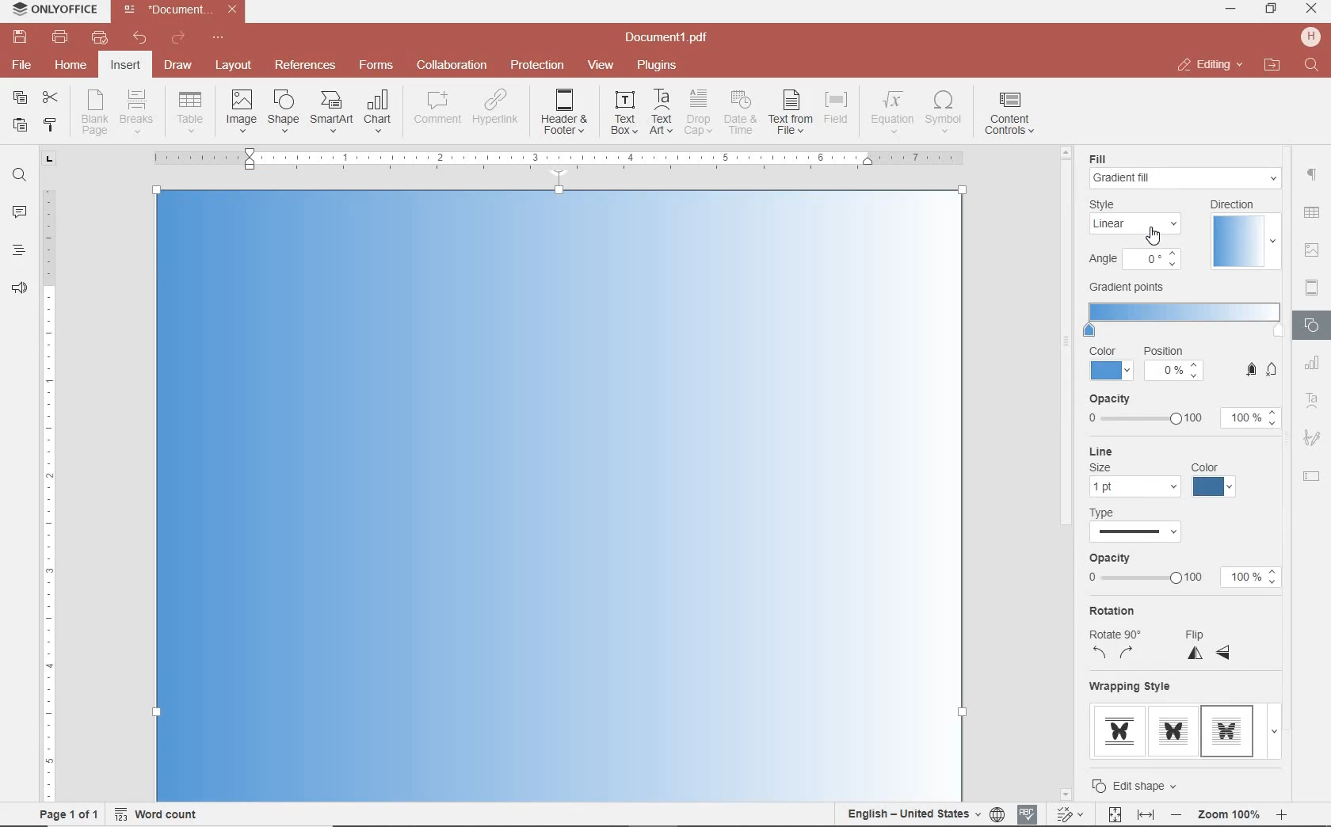 The height and width of the screenshot is (827, 1331). I want to click on EDIT HEADER OR FOOTER, so click(566, 112).